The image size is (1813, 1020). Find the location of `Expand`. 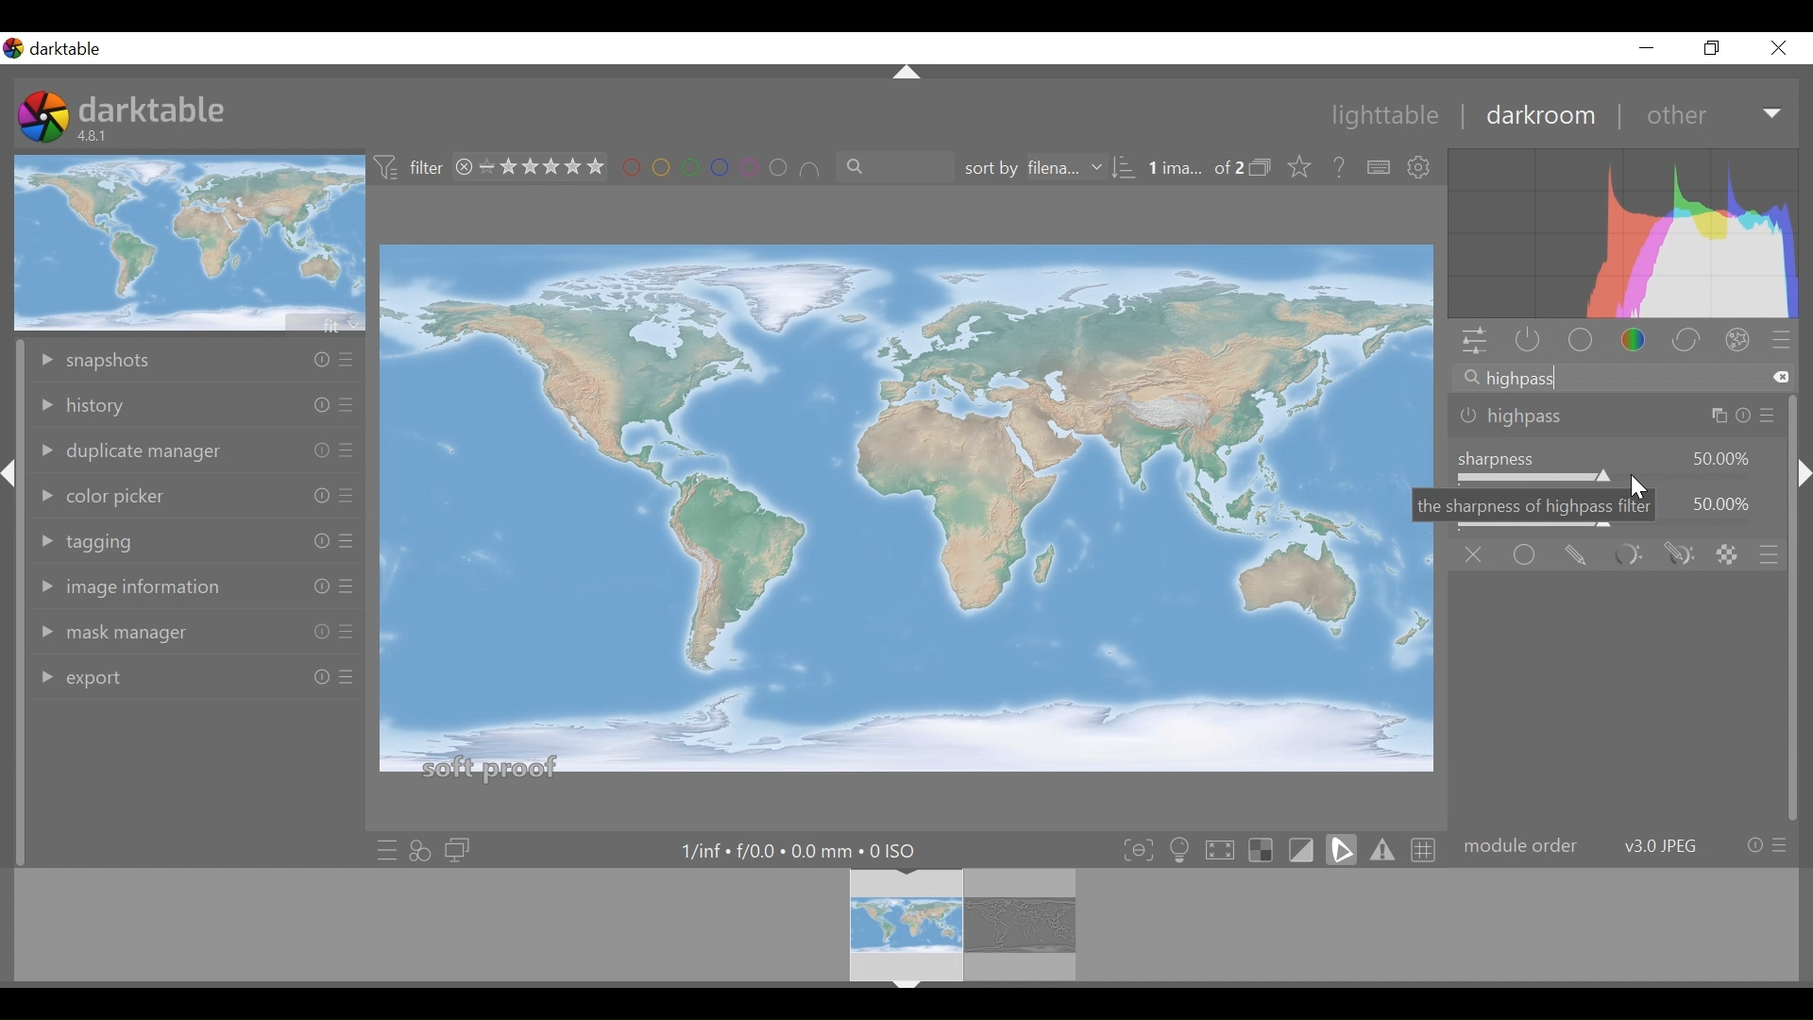

Expand is located at coordinates (1774, 116).